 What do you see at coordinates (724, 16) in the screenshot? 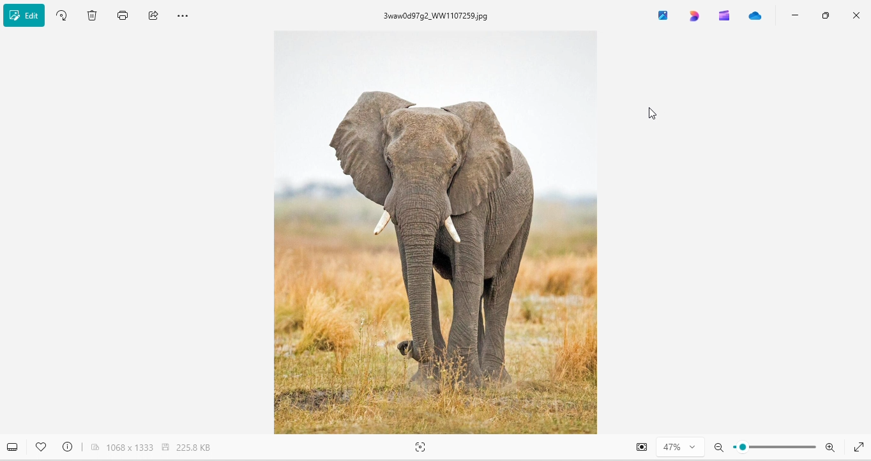
I see `create a video` at bounding box center [724, 16].